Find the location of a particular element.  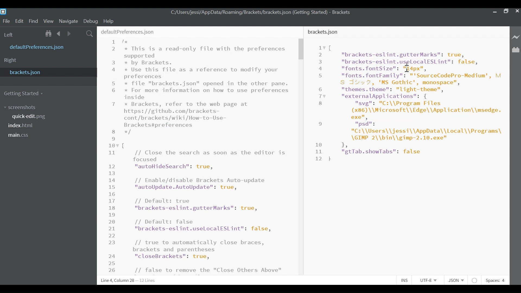

Help is located at coordinates (109, 21).